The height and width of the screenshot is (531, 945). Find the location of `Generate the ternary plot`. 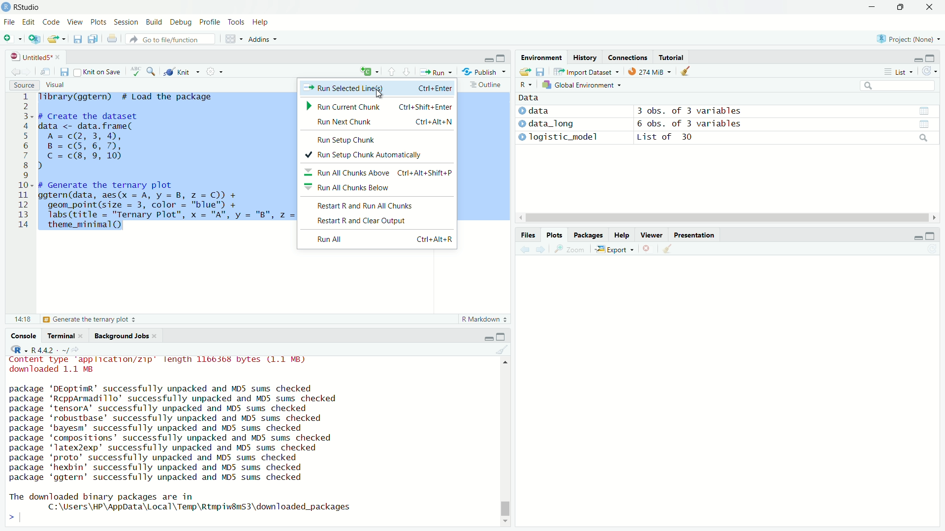

Generate the ternary plot is located at coordinates (90, 320).